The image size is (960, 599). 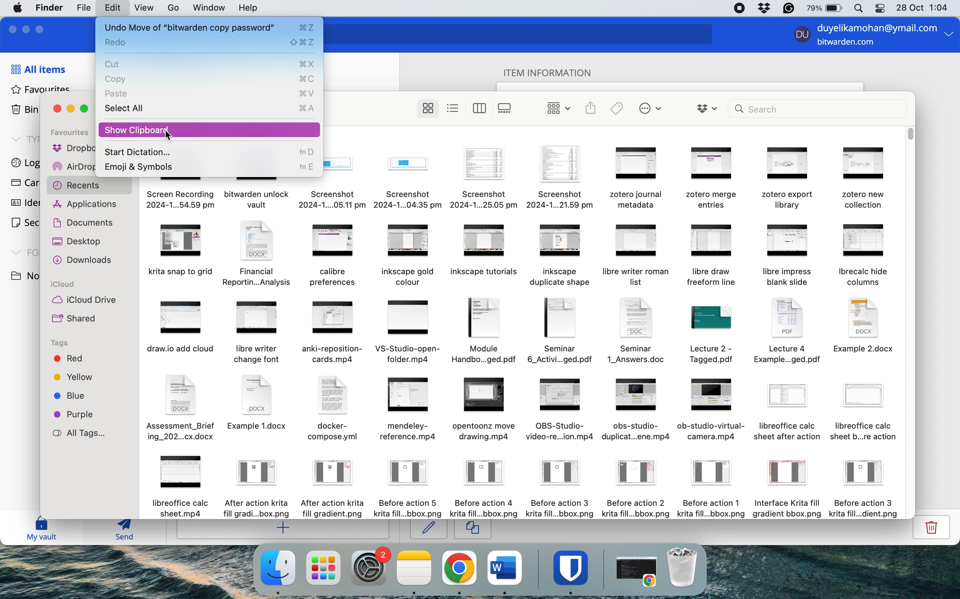 I want to click on system files, so click(x=614, y=159).